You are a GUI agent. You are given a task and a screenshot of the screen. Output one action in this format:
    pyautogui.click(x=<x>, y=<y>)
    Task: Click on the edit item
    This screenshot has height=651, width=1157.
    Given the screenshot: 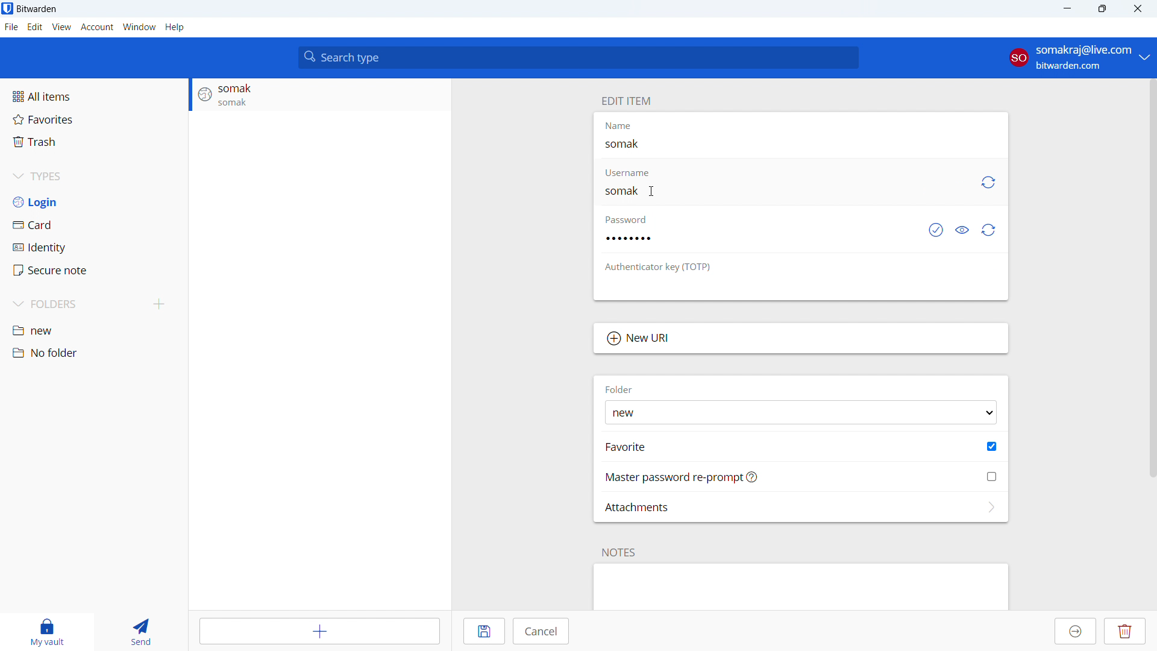 What is the action you would take?
    pyautogui.click(x=626, y=101)
    